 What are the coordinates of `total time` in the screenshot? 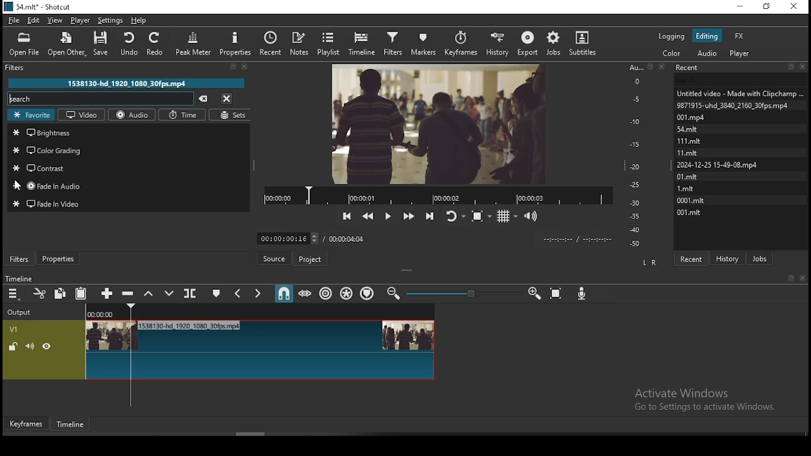 It's located at (347, 238).